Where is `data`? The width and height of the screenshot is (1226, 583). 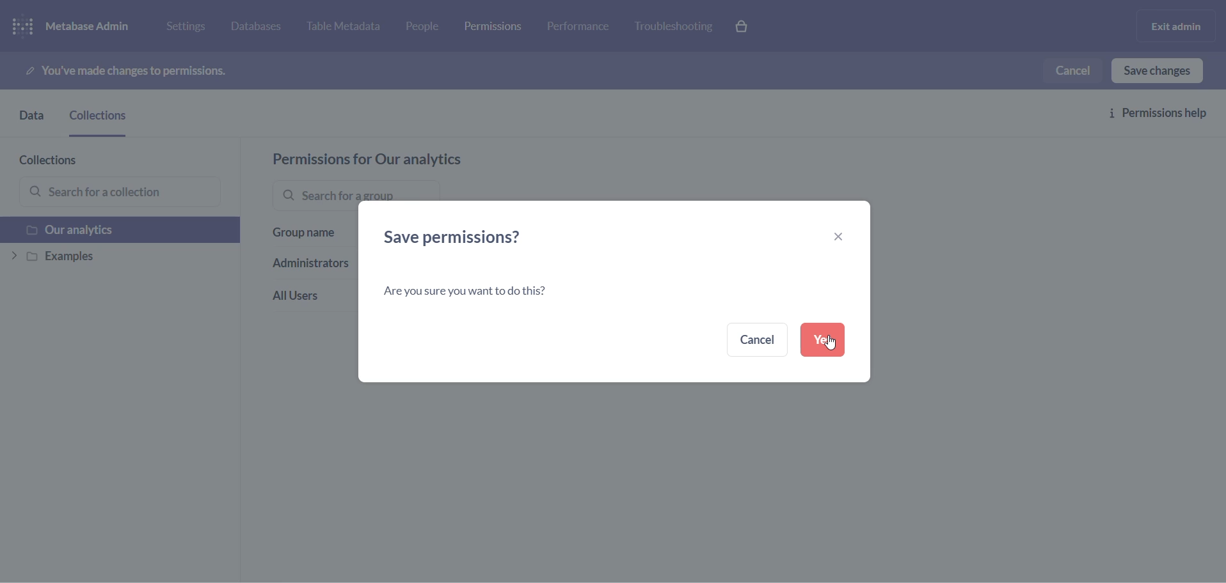 data is located at coordinates (29, 120).